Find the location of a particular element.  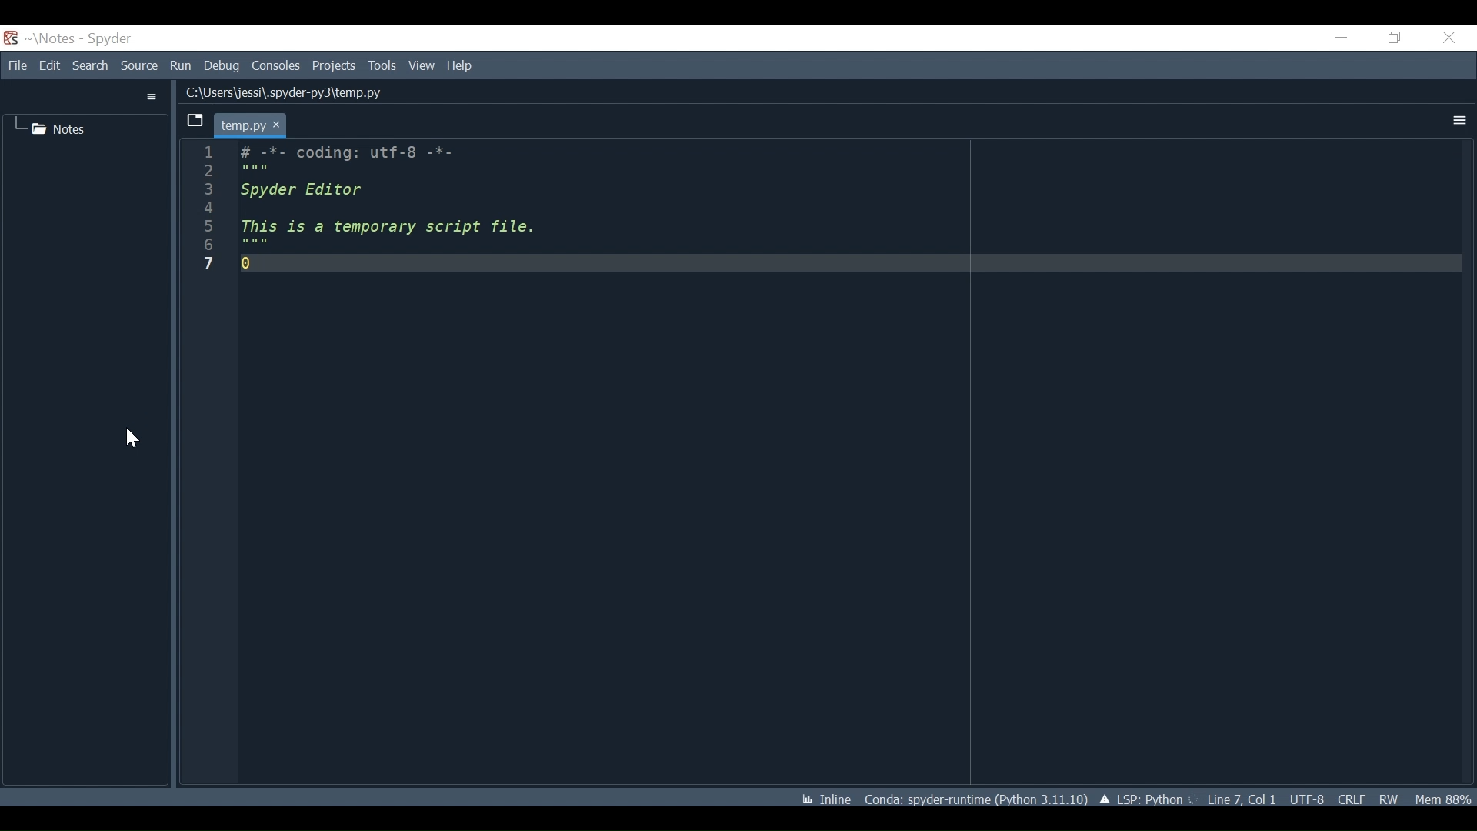

File Path is located at coordinates (282, 92).